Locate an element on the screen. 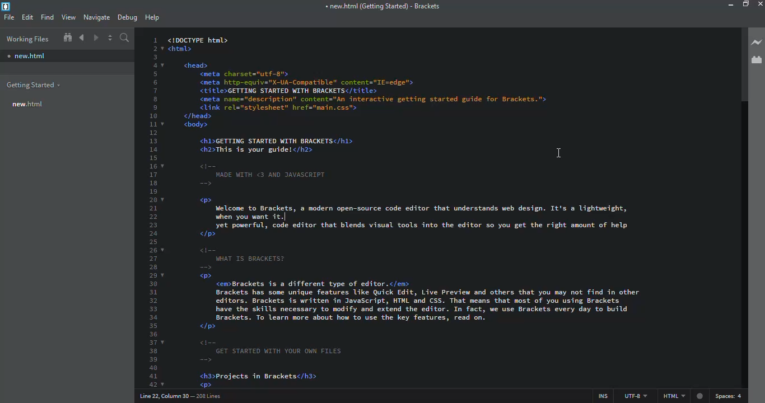  navigate is located at coordinates (98, 17).